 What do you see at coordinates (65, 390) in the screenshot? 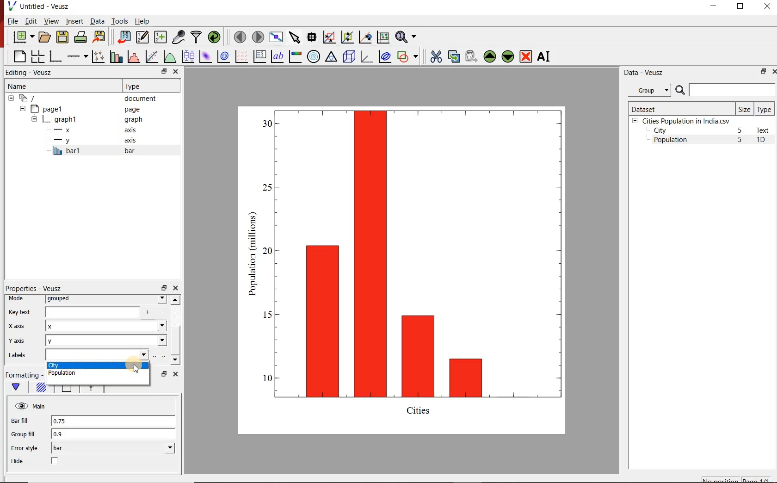
I see `Line` at bounding box center [65, 390].